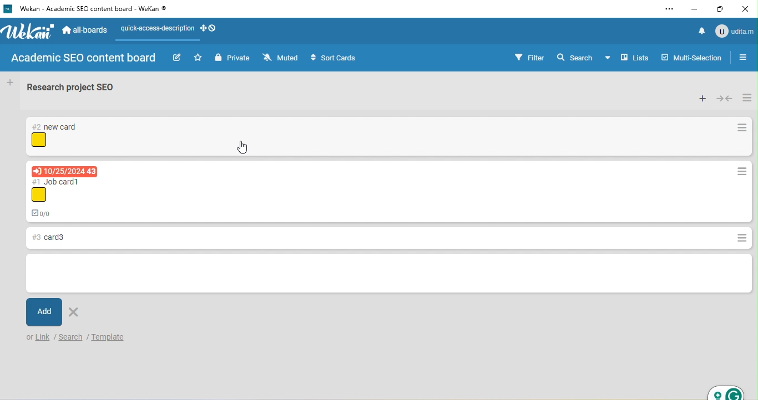 The height and width of the screenshot is (400, 758). What do you see at coordinates (44, 338) in the screenshot?
I see `link` at bounding box center [44, 338].